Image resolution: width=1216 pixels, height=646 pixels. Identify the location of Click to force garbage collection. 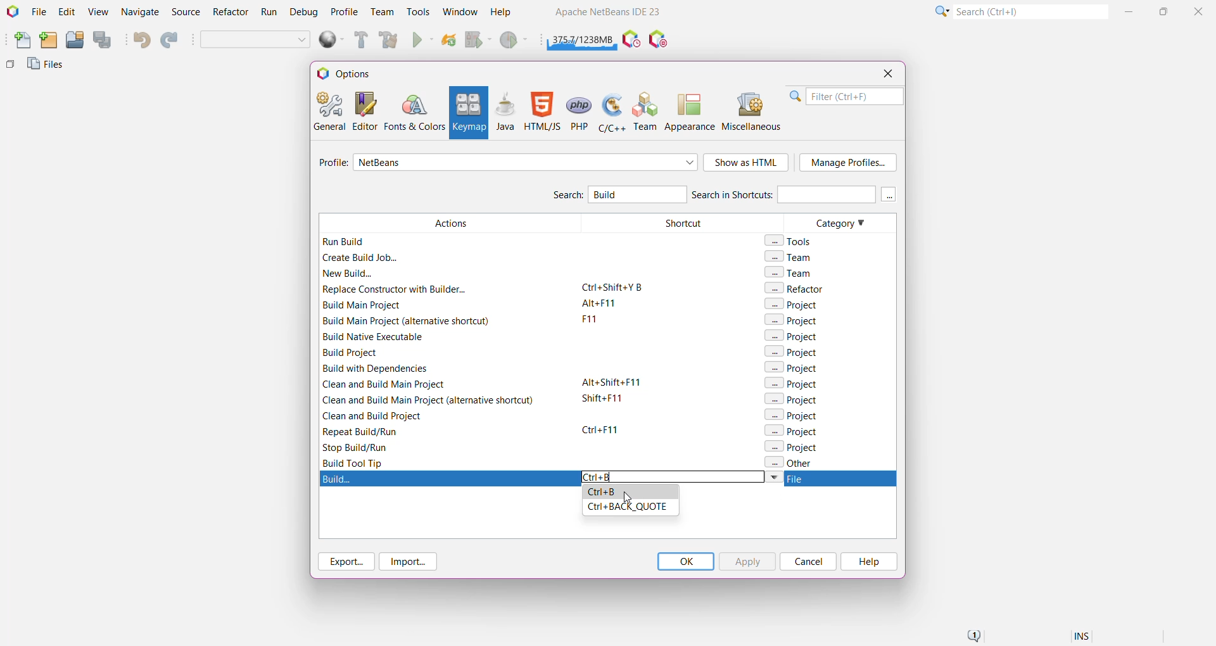
(583, 38).